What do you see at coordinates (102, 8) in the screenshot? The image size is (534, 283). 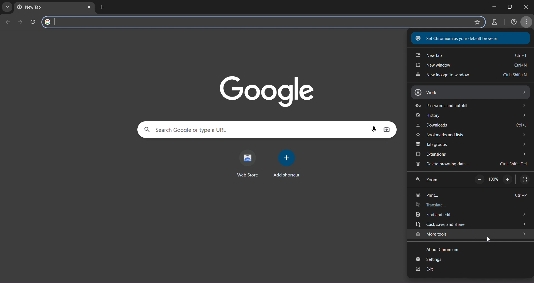 I see `new tab` at bounding box center [102, 8].